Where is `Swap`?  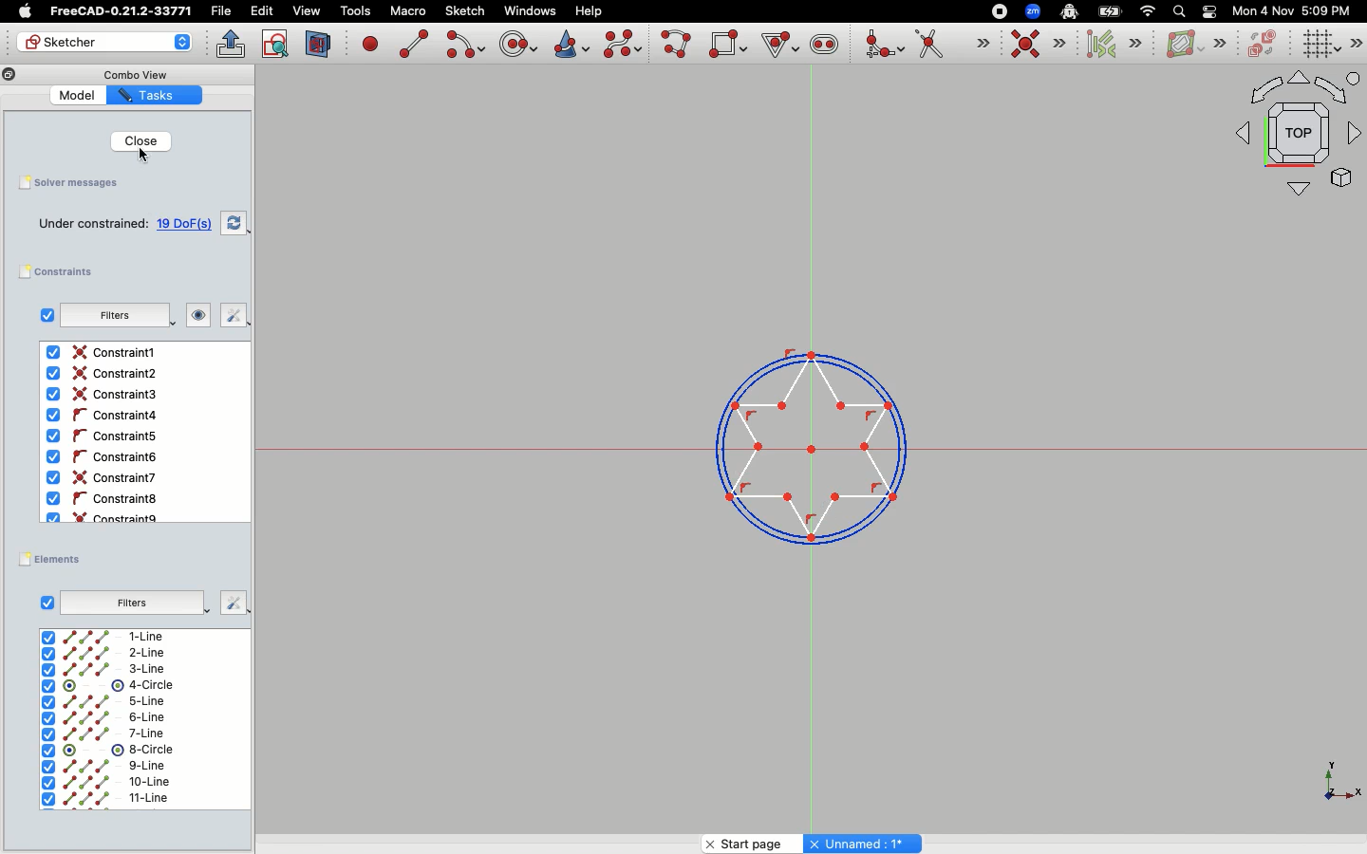
Swap is located at coordinates (235, 223).